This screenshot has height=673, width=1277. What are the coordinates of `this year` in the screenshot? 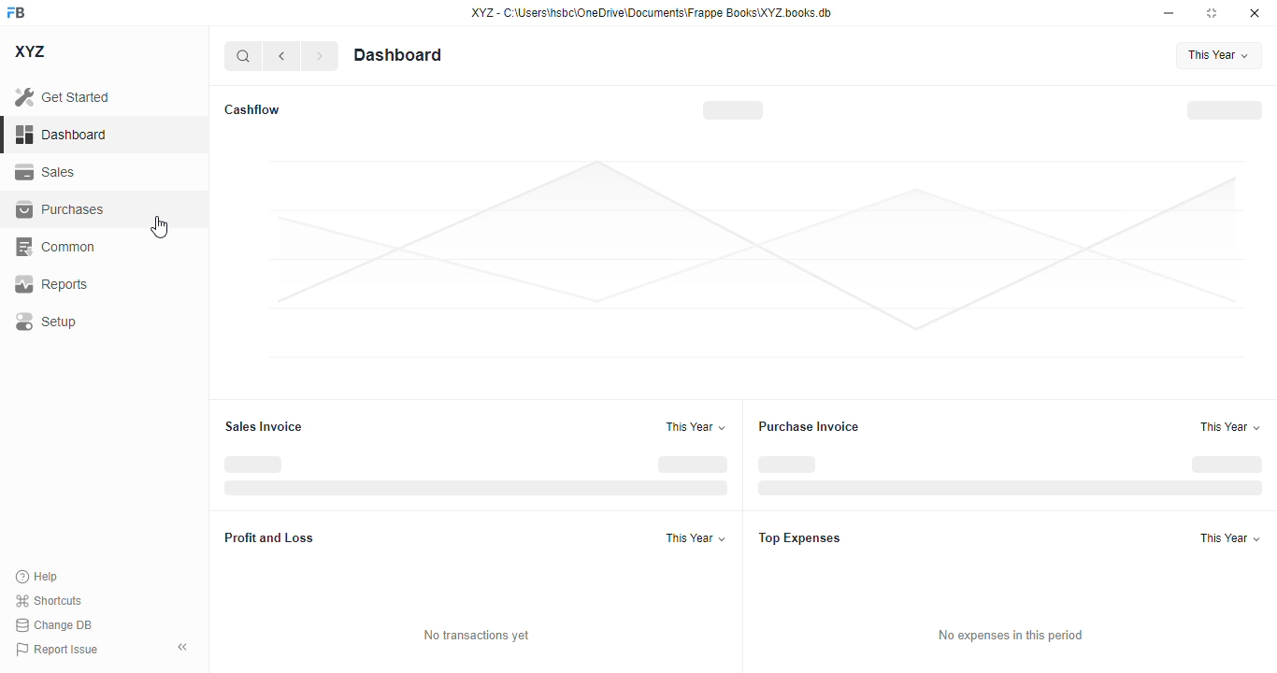 It's located at (696, 426).